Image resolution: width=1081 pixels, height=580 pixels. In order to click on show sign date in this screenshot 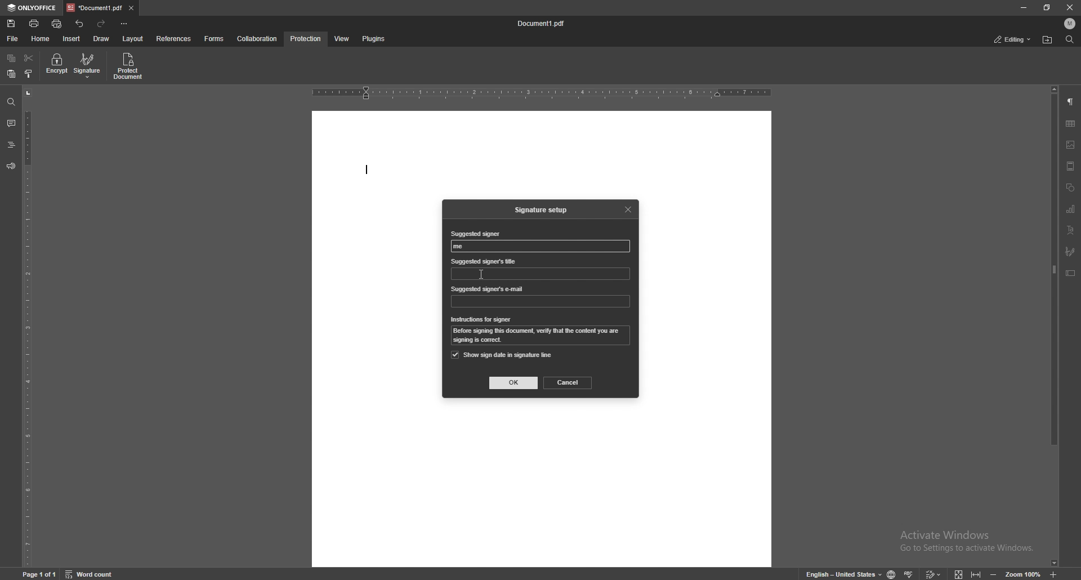, I will do `click(502, 355)`.